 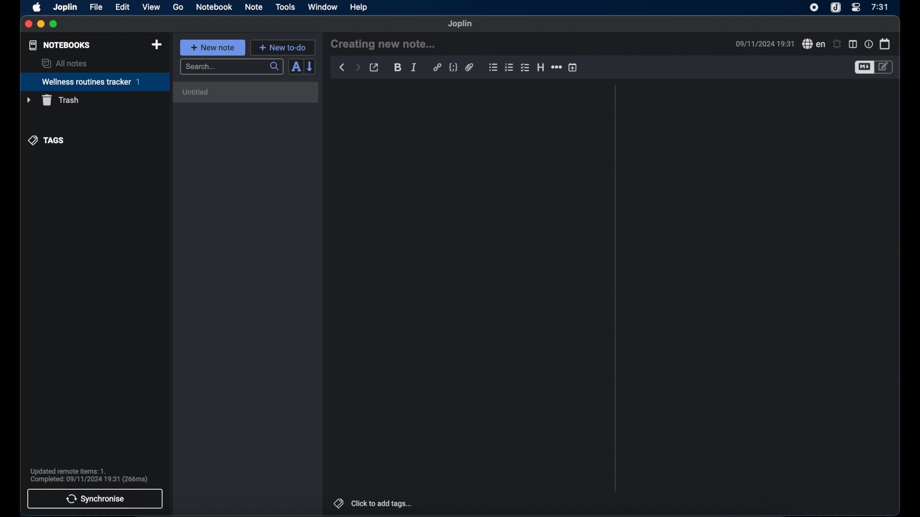 I want to click on + new to-do, so click(x=282, y=47).